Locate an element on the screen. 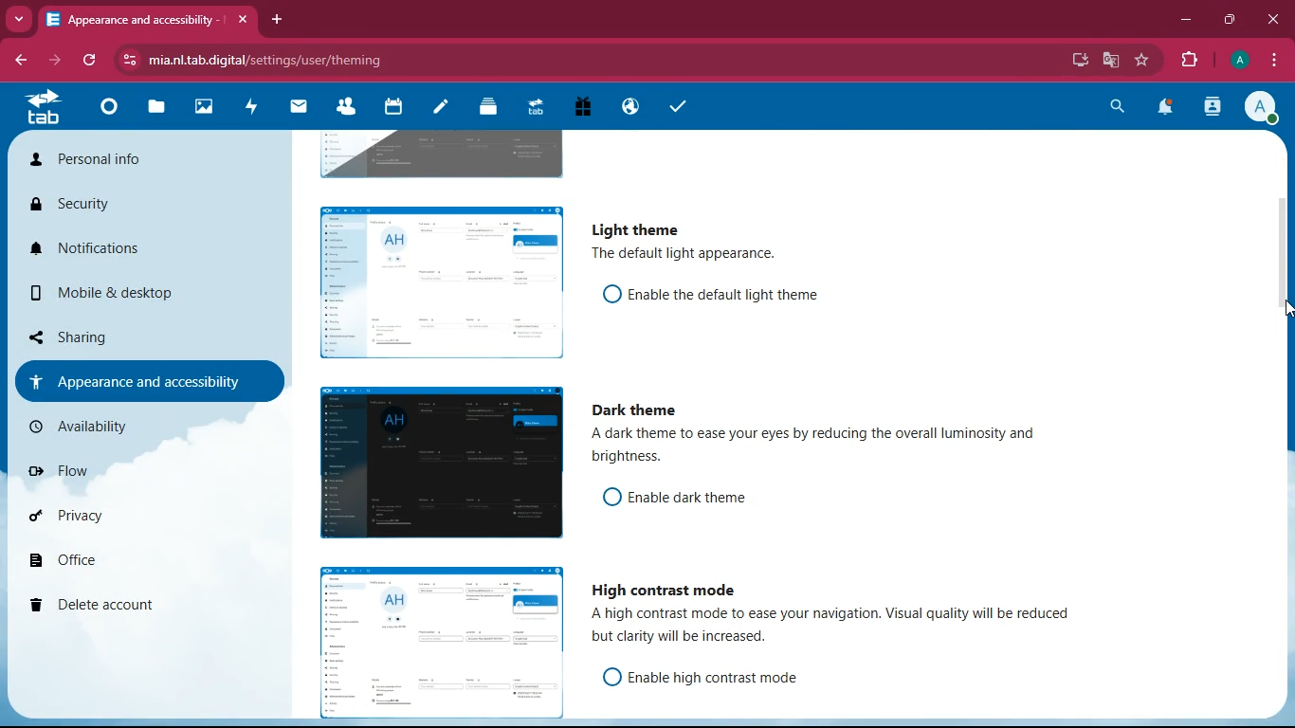 This screenshot has height=728, width=1295. url is located at coordinates (283, 59).